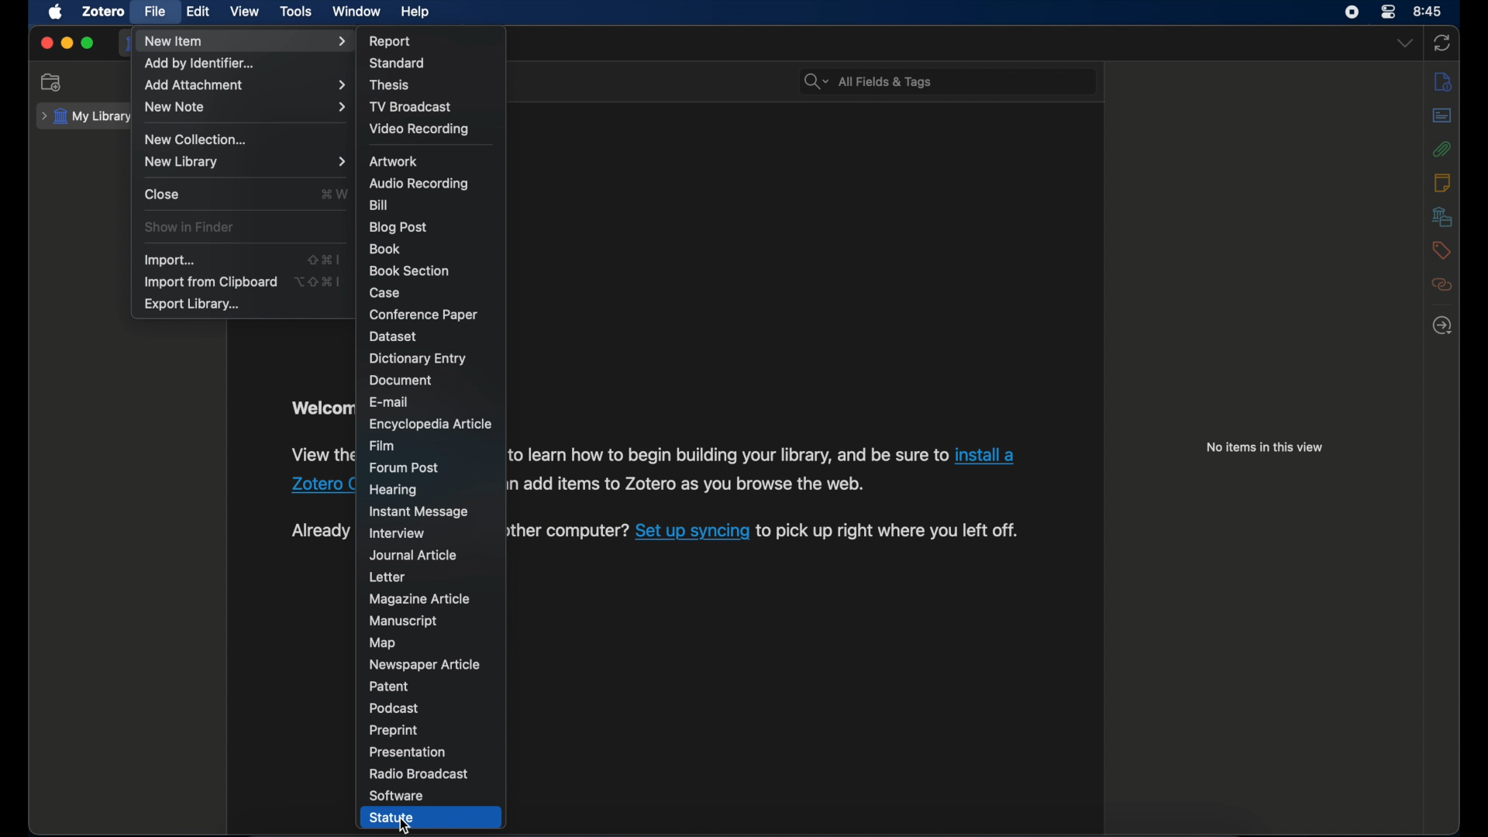 Image resolution: width=1488 pixels, height=837 pixels. What do you see at coordinates (418, 129) in the screenshot?
I see `video recording` at bounding box center [418, 129].